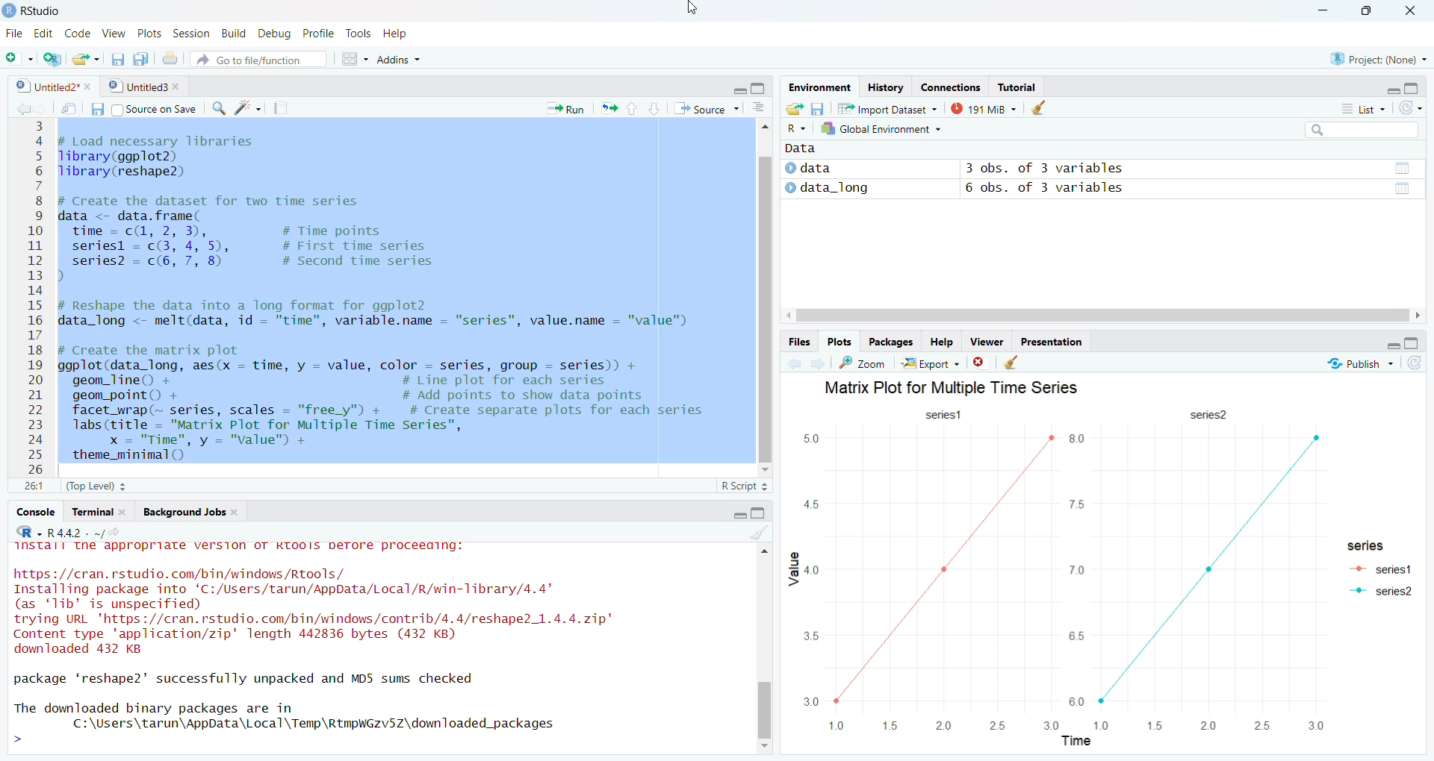 This screenshot has width=1434, height=761. I want to click on Source , so click(708, 108).